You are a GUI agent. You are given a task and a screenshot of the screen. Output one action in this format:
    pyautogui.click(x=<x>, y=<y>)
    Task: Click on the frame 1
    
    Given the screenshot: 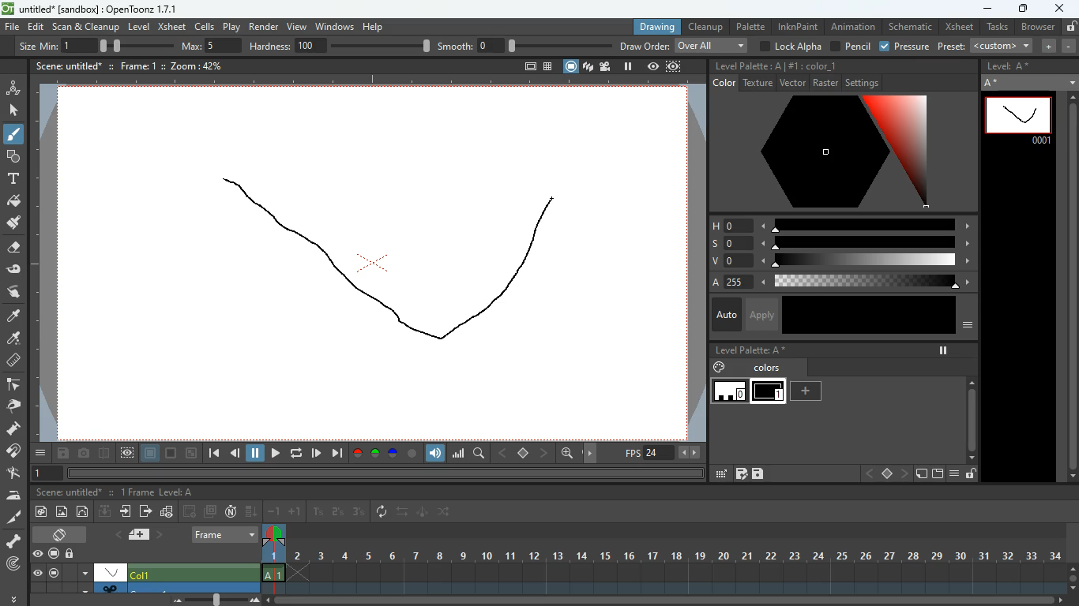 What is the action you would take?
    pyautogui.click(x=769, y=393)
    